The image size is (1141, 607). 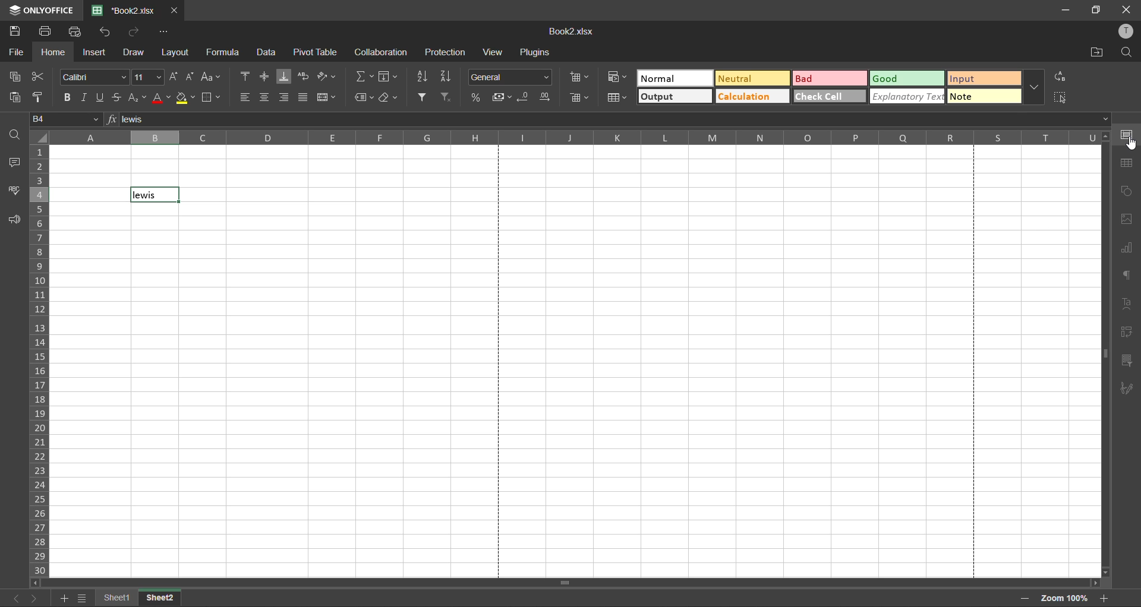 I want to click on change case, so click(x=213, y=78).